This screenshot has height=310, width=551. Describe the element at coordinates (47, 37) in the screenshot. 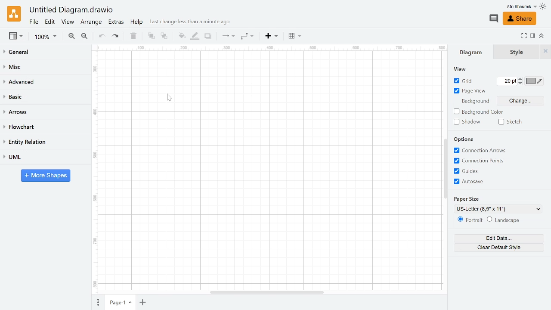

I see `Current zoom` at that location.